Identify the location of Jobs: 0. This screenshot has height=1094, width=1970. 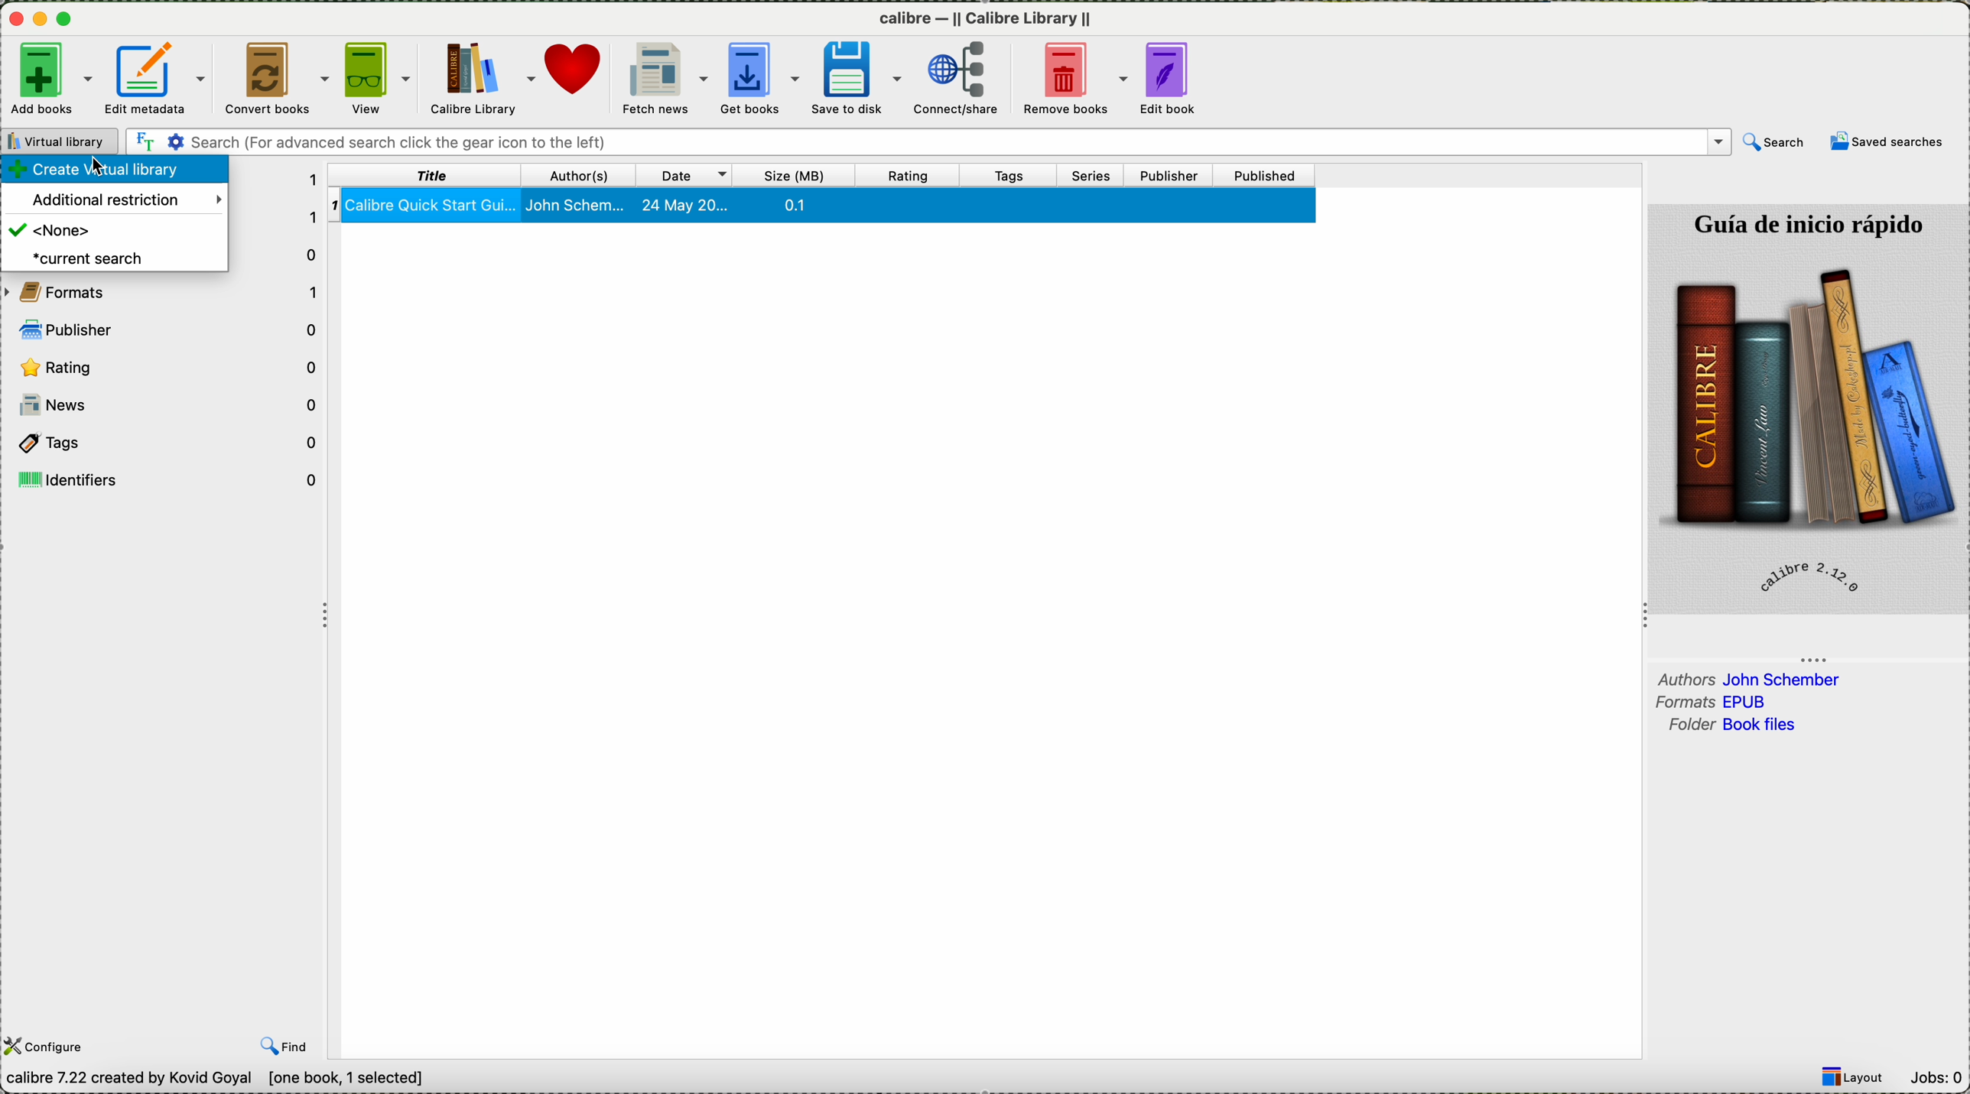
(1939, 1077).